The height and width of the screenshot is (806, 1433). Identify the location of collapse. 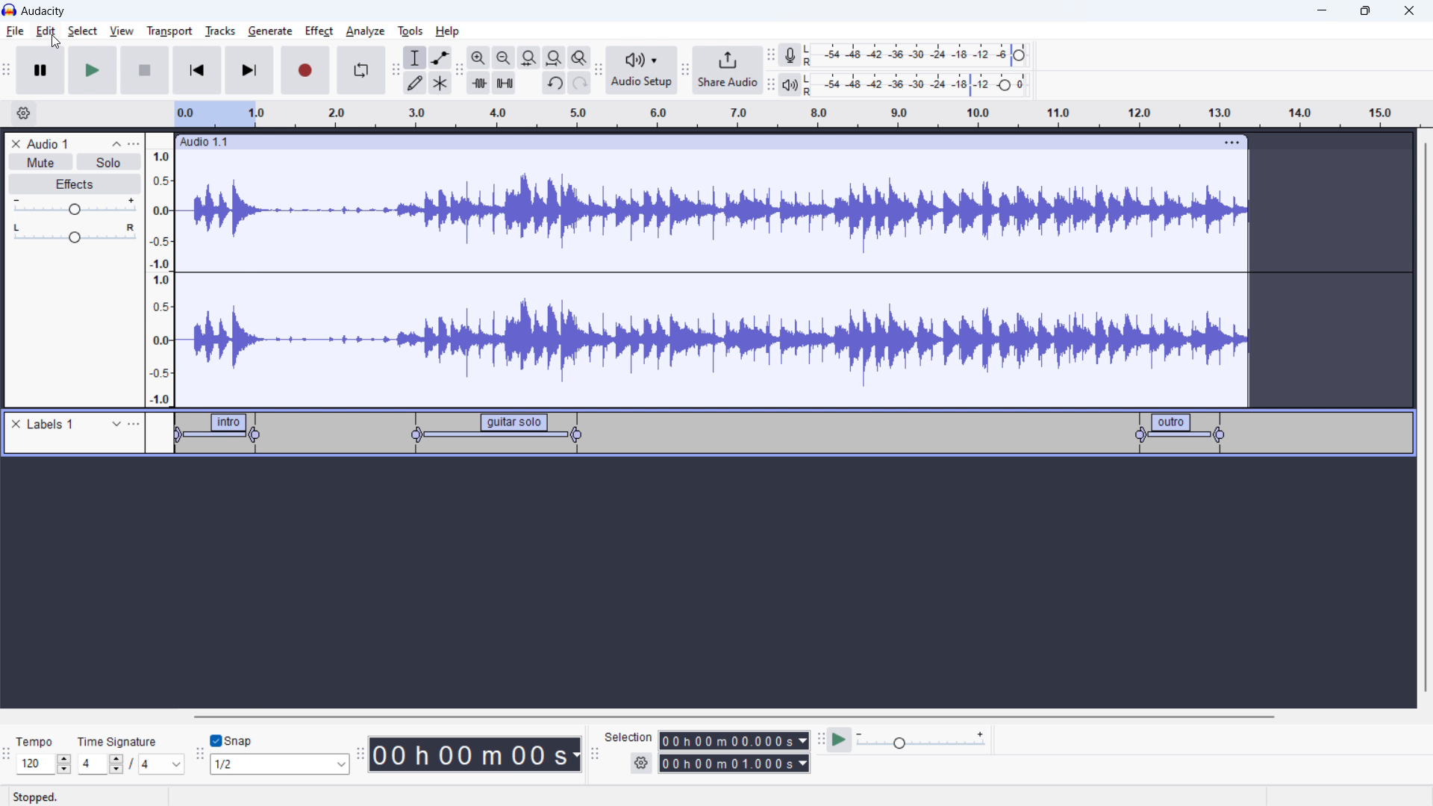
(116, 144).